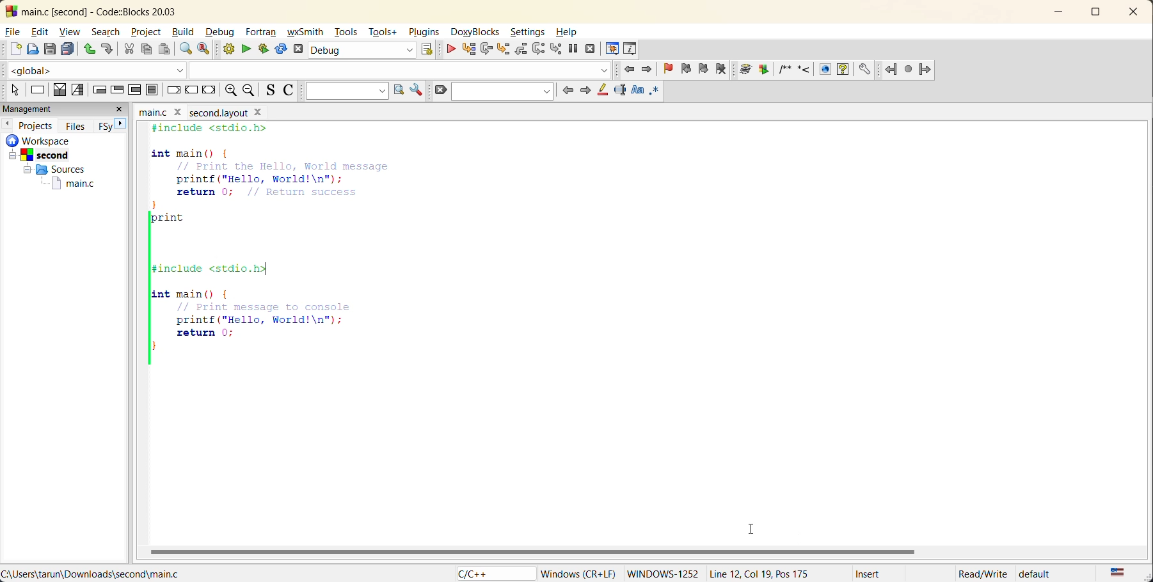 This screenshot has height=582, width=1153. Describe the element at coordinates (705, 67) in the screenshot. I see `next bookmark` at that location.